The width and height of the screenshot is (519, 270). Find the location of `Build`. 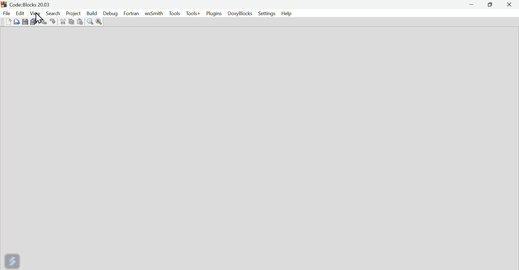

Build is located at coordinates (93, 12).